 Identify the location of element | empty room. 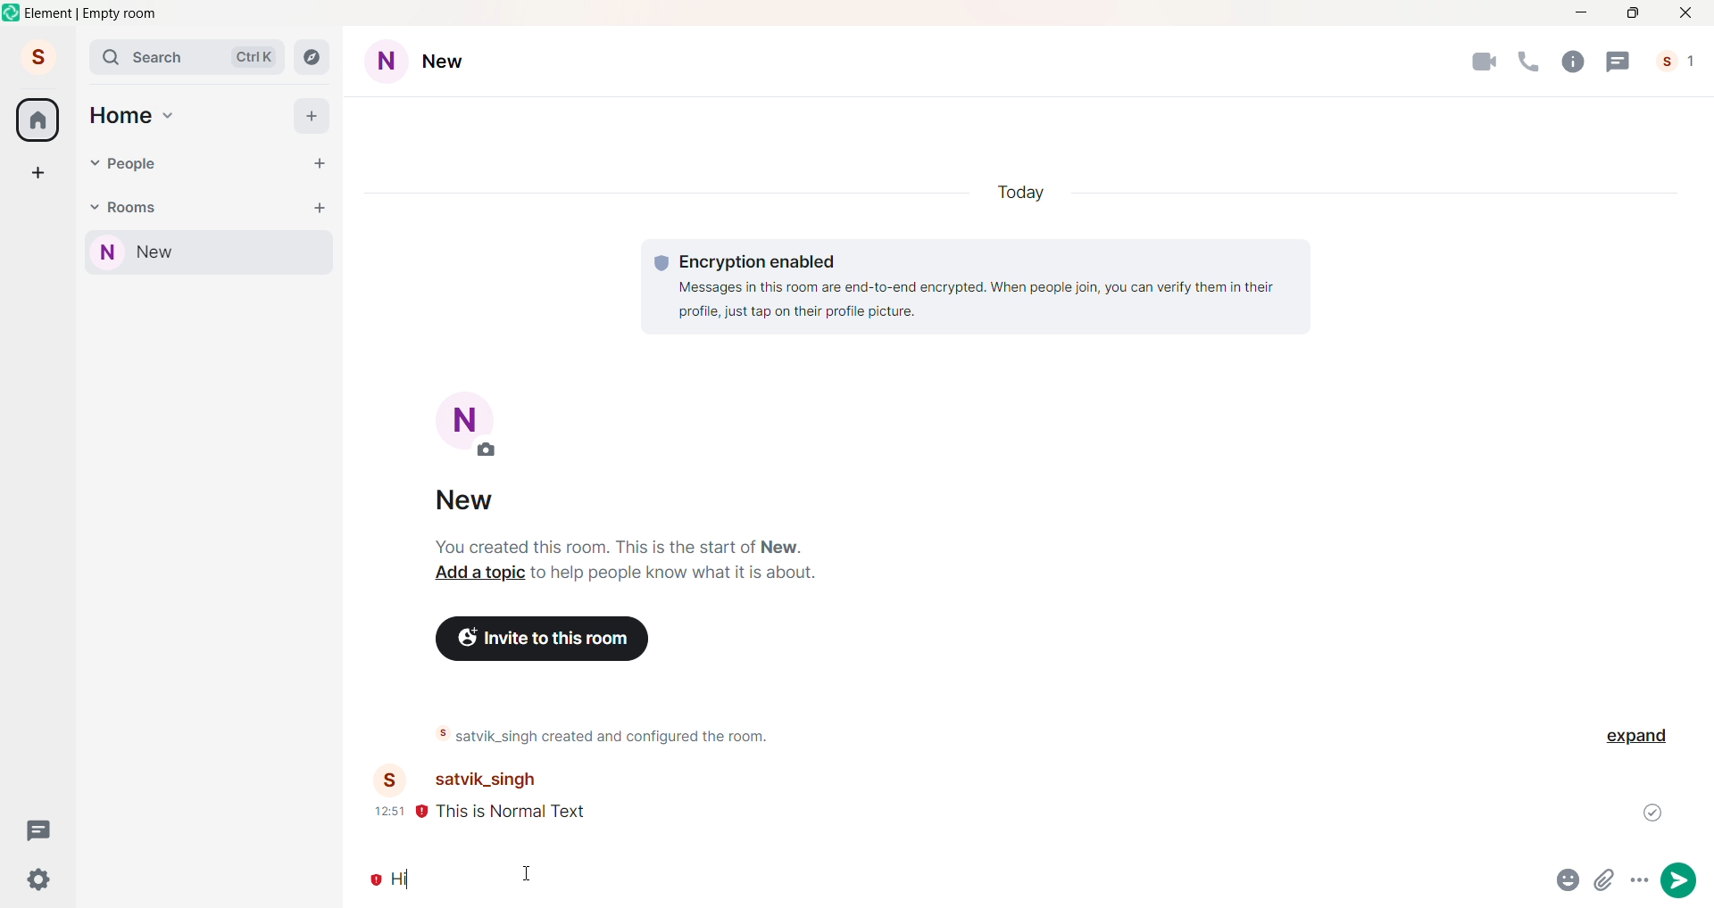
(92, 13).